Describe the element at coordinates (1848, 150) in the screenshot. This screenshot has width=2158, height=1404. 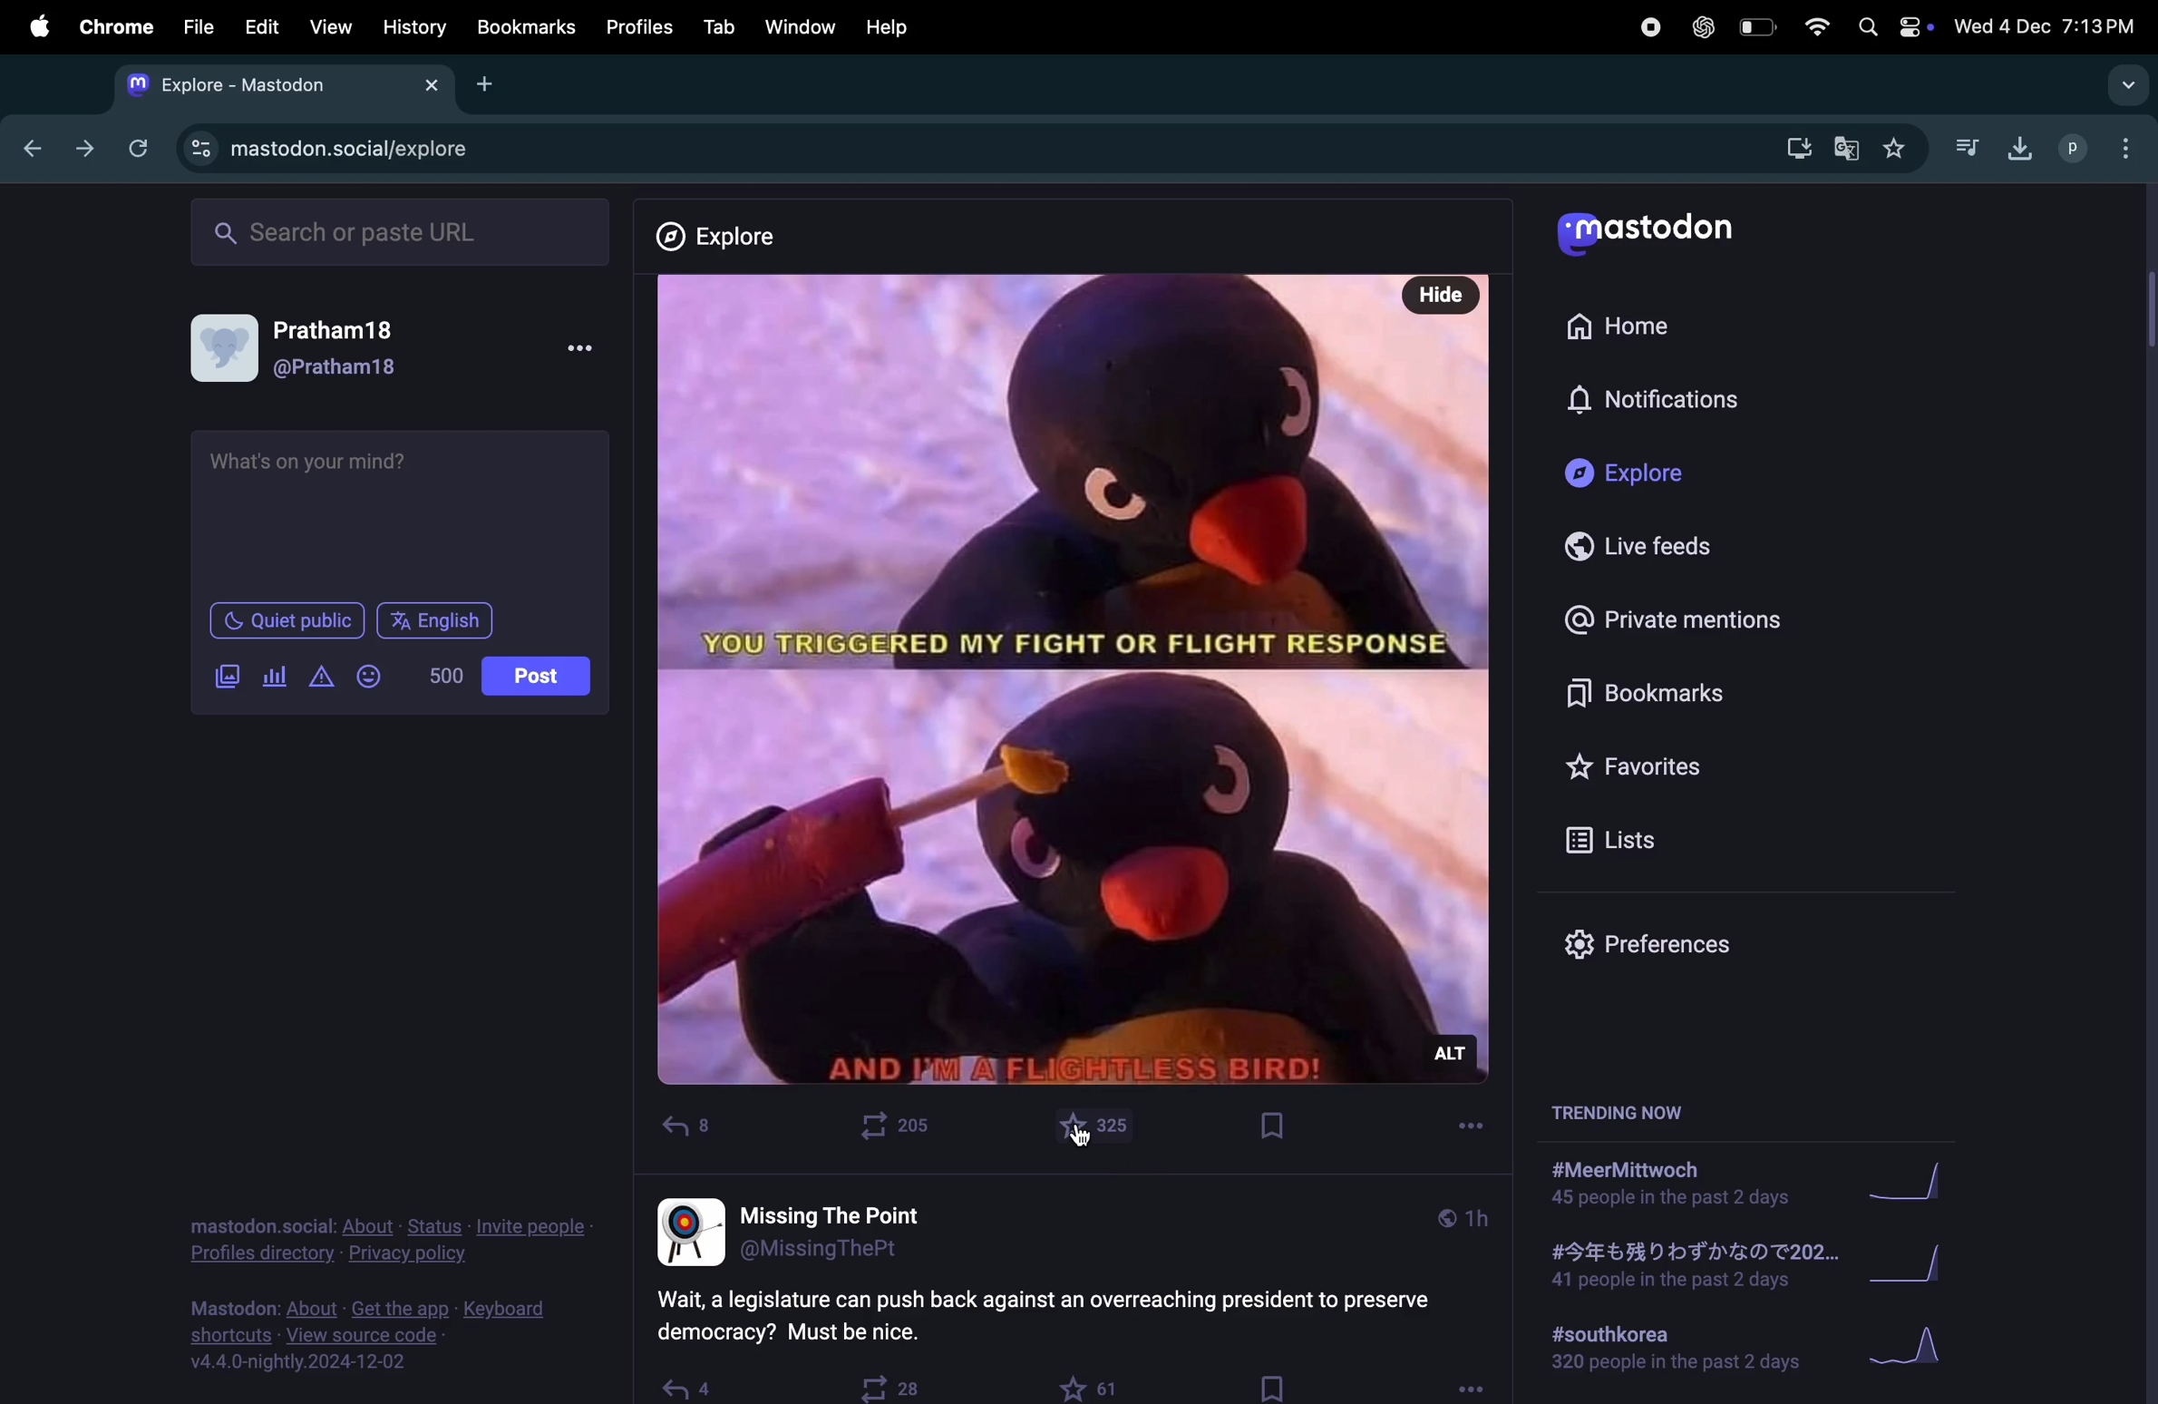
I see `translate` at that location.